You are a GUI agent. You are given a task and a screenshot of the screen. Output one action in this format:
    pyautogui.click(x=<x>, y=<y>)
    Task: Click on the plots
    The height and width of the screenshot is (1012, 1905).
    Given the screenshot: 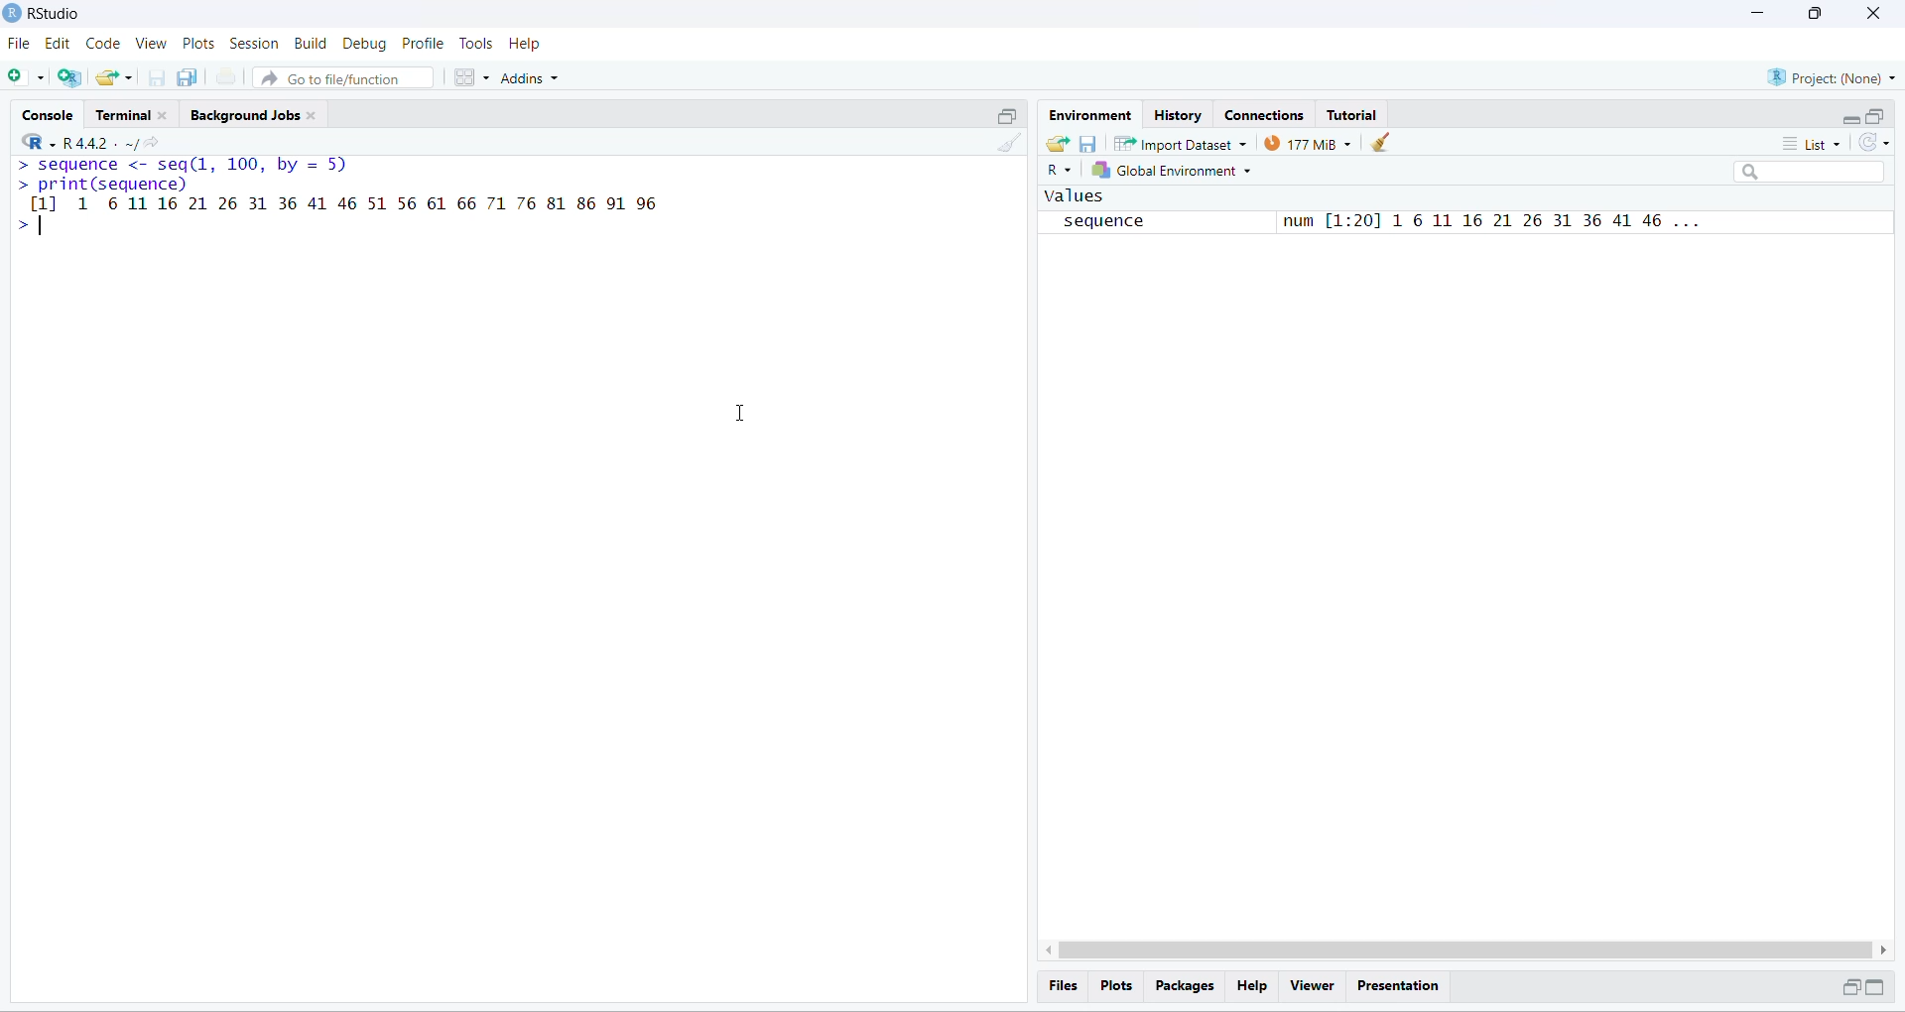 What is the action you would take?
    pyautogui.click(x=199, y=44)
    